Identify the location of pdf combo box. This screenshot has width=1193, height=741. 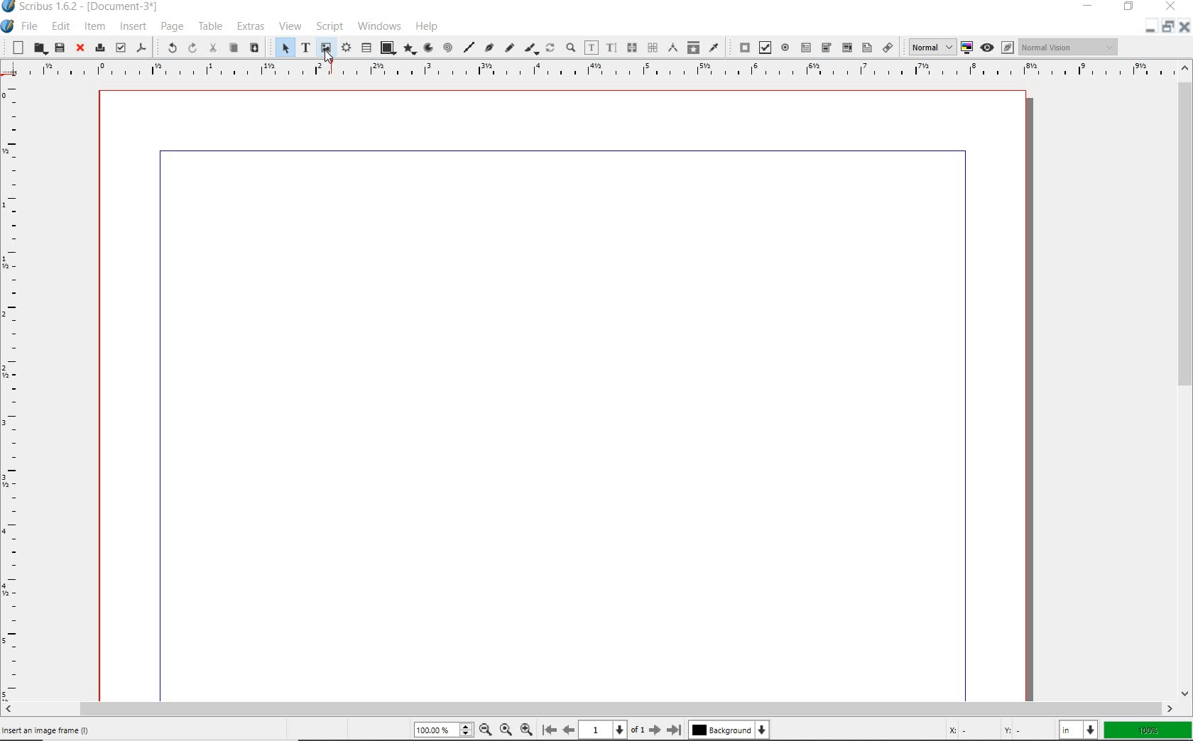
(826, 48).